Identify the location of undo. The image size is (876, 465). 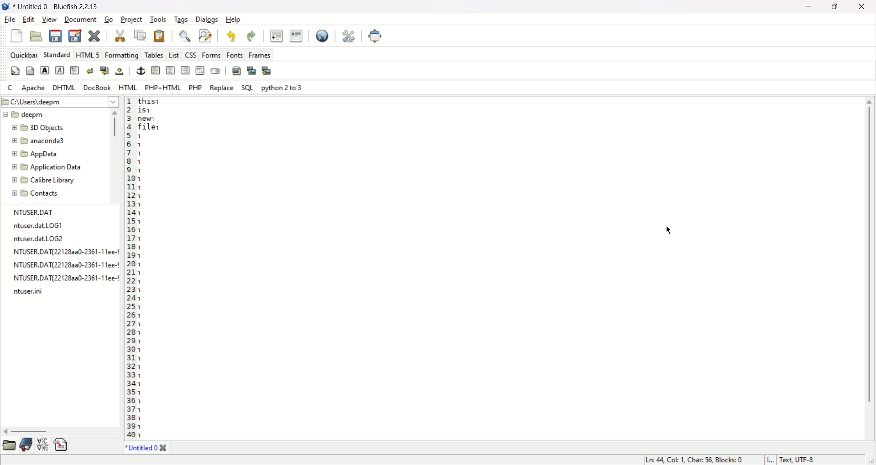
(233, 37).